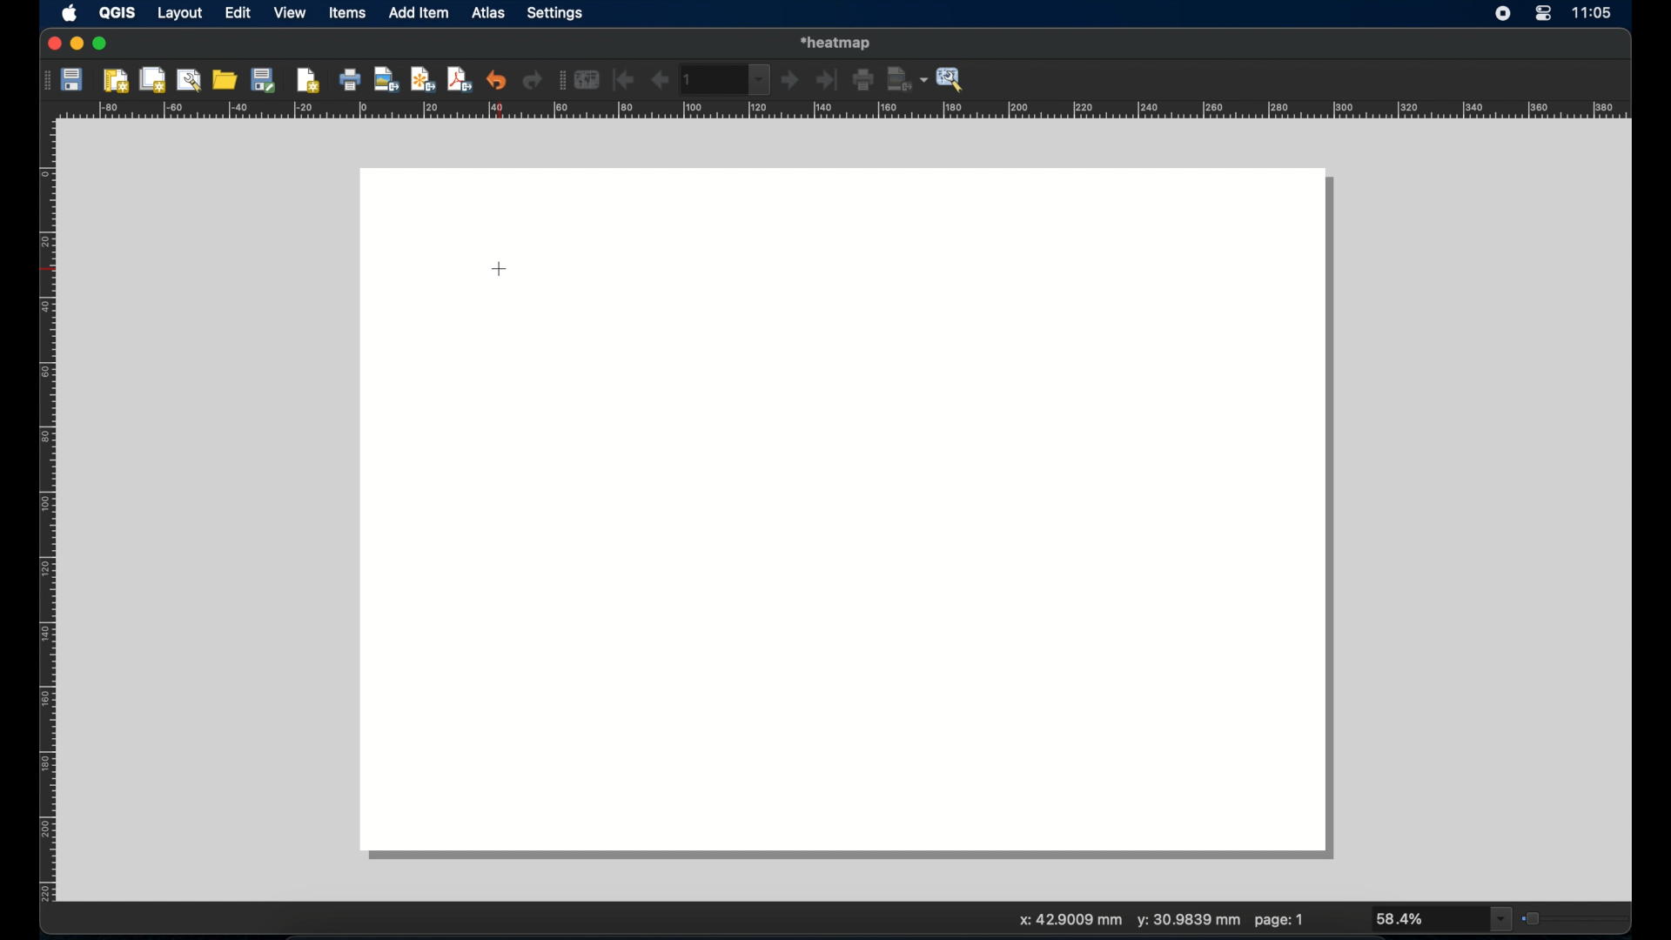 The height and width of the screenshot is (940, 1671). Describe the element at coordinates (556, 14) in the screenshot. I see `settings` at that location.